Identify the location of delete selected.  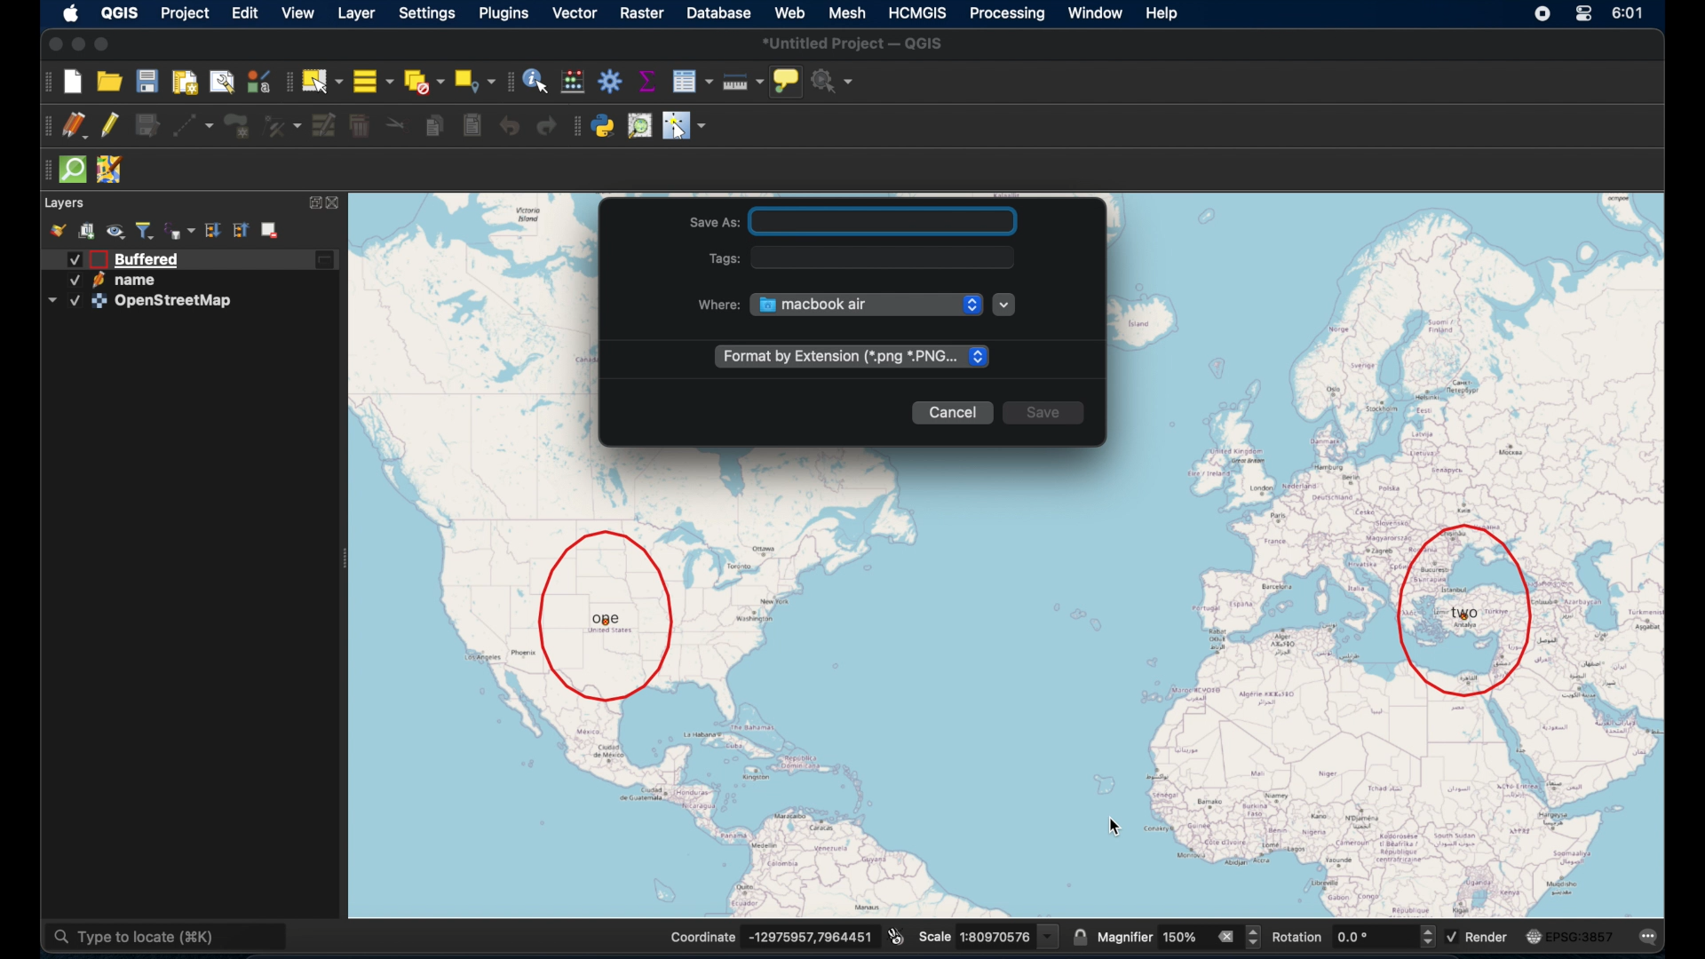
(361, 124).